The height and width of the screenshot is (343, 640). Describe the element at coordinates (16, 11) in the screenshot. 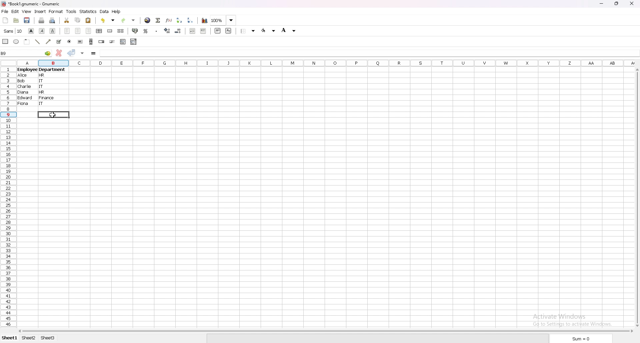

I see `edit` at that location.